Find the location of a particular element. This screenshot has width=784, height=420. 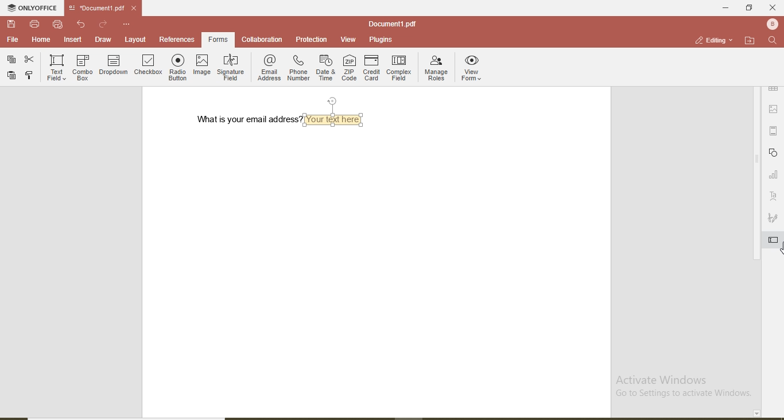

signature field is located at coordinates (231, 68).